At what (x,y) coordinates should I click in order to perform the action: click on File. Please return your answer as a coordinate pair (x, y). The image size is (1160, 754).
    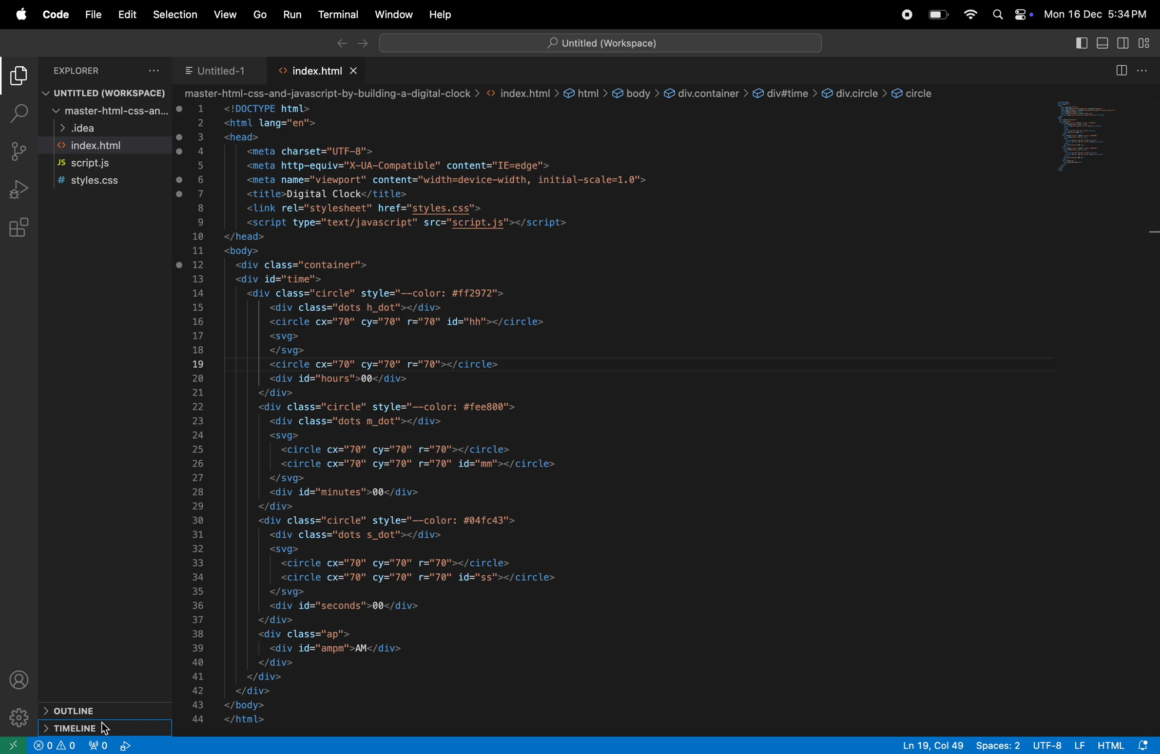
    Looking at the image, I should click on (91, 14).